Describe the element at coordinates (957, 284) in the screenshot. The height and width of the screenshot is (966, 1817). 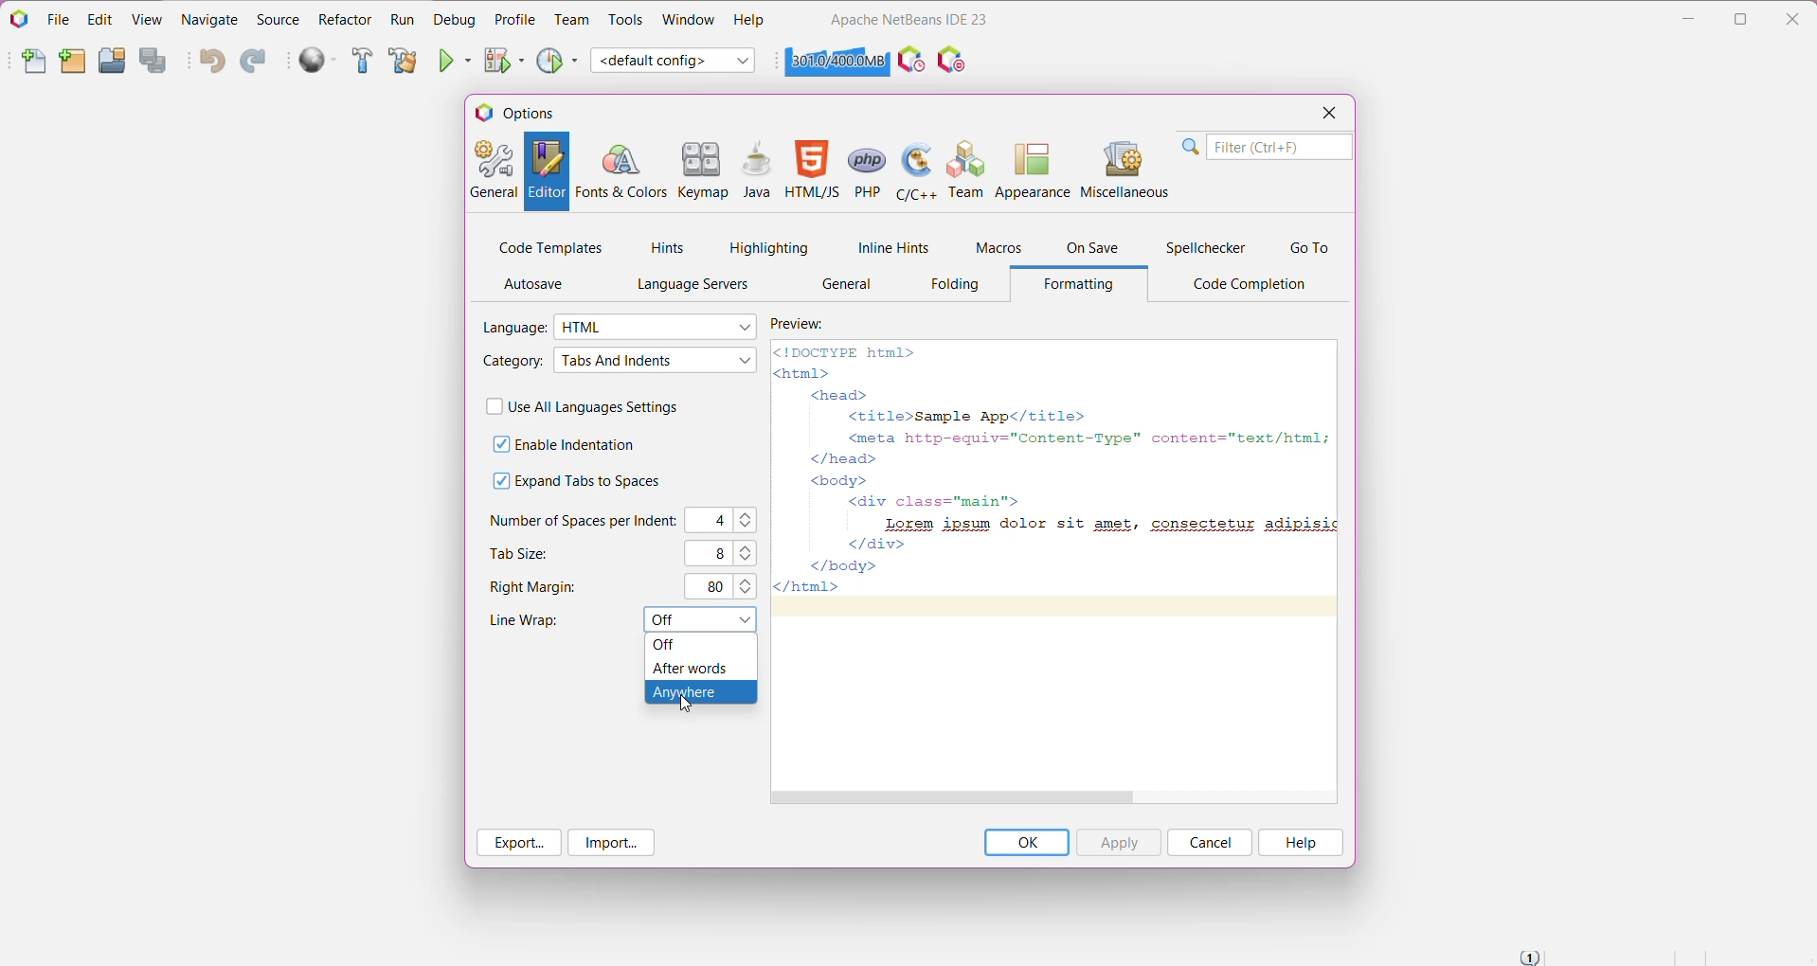
I see `Folding` at that location.